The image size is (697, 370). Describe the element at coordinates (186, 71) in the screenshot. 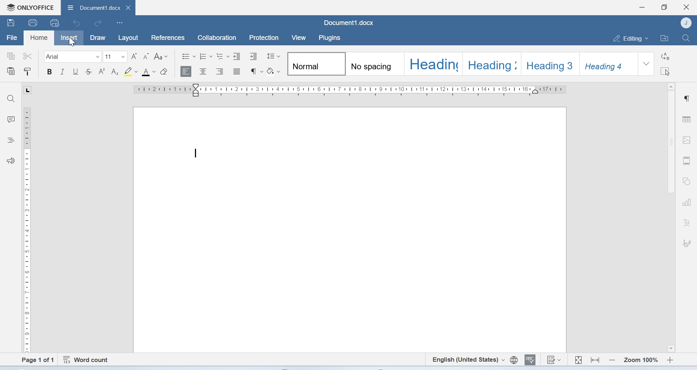

I see `Align left` at that location.